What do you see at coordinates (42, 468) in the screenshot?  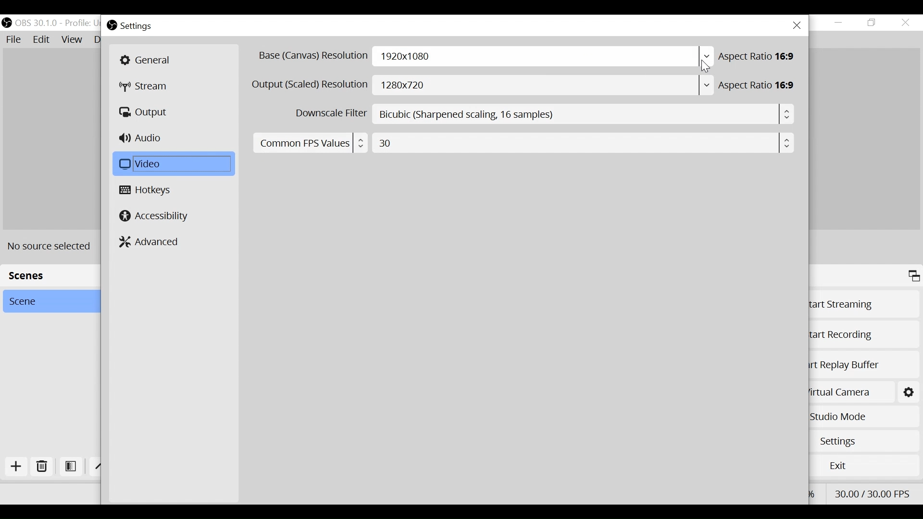 I see `Delete` at bounding box center [42, 468].